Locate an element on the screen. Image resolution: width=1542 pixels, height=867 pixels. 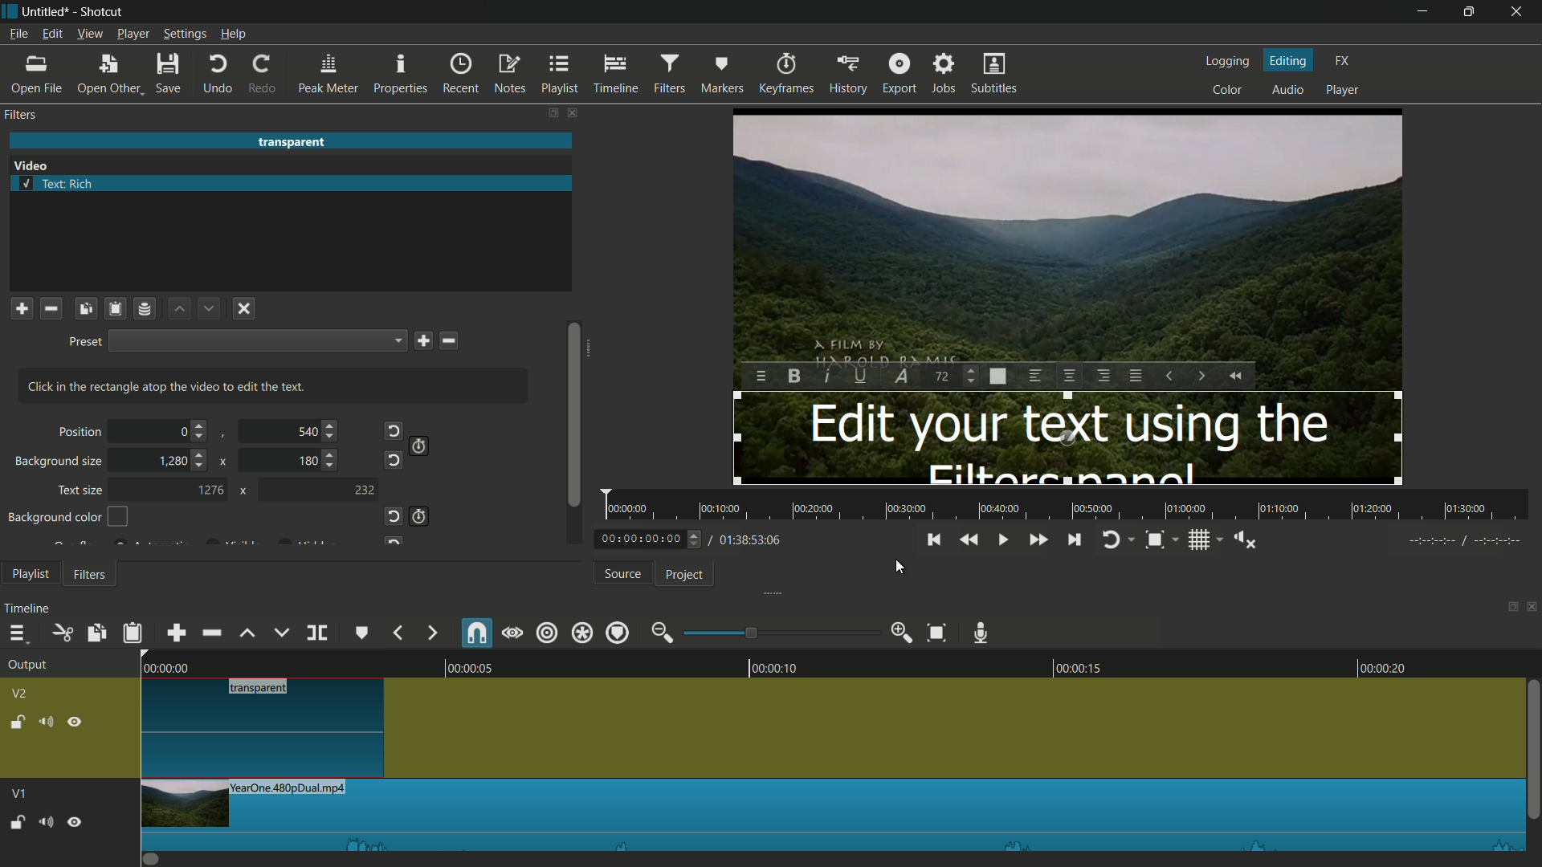
audio is located at coordinates (1287, 89).